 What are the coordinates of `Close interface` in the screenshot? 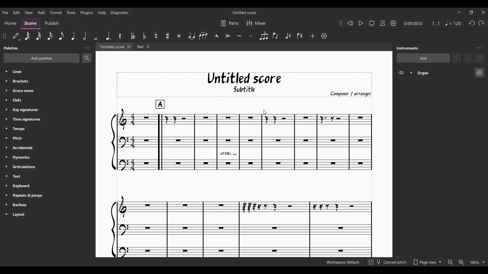 It's located at (483, 12).